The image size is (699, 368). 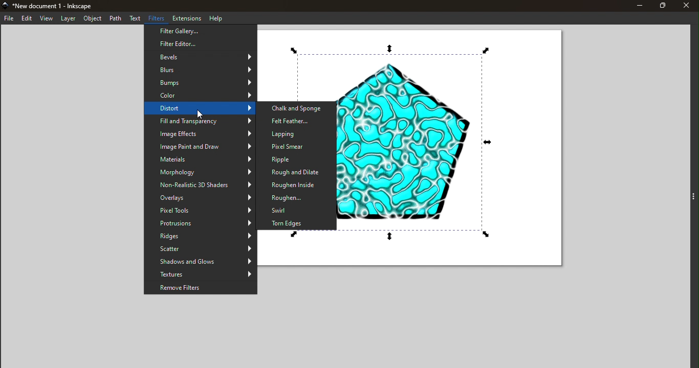 What do you see at coordinates (297, 210) in the screenshot?
I see `Swirl` at bounding box center [297, 210].